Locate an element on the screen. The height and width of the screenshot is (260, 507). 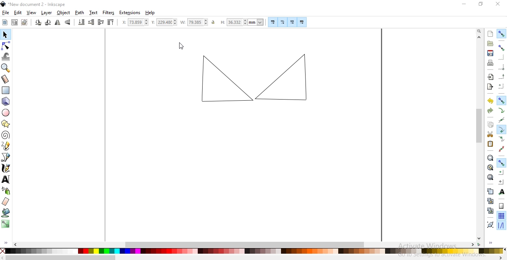
snap bounding box corners is located at coordinates (501, 67).